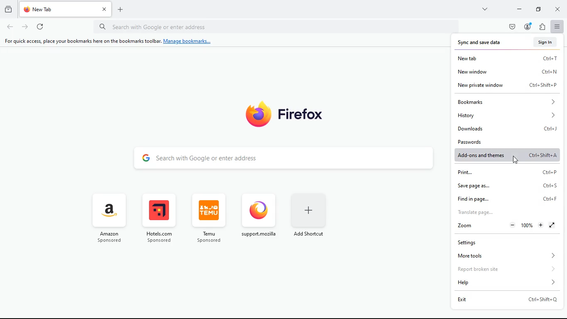 The image size is (567, 319). I want to click on new tab  ctrl+t, so click(508, 57).